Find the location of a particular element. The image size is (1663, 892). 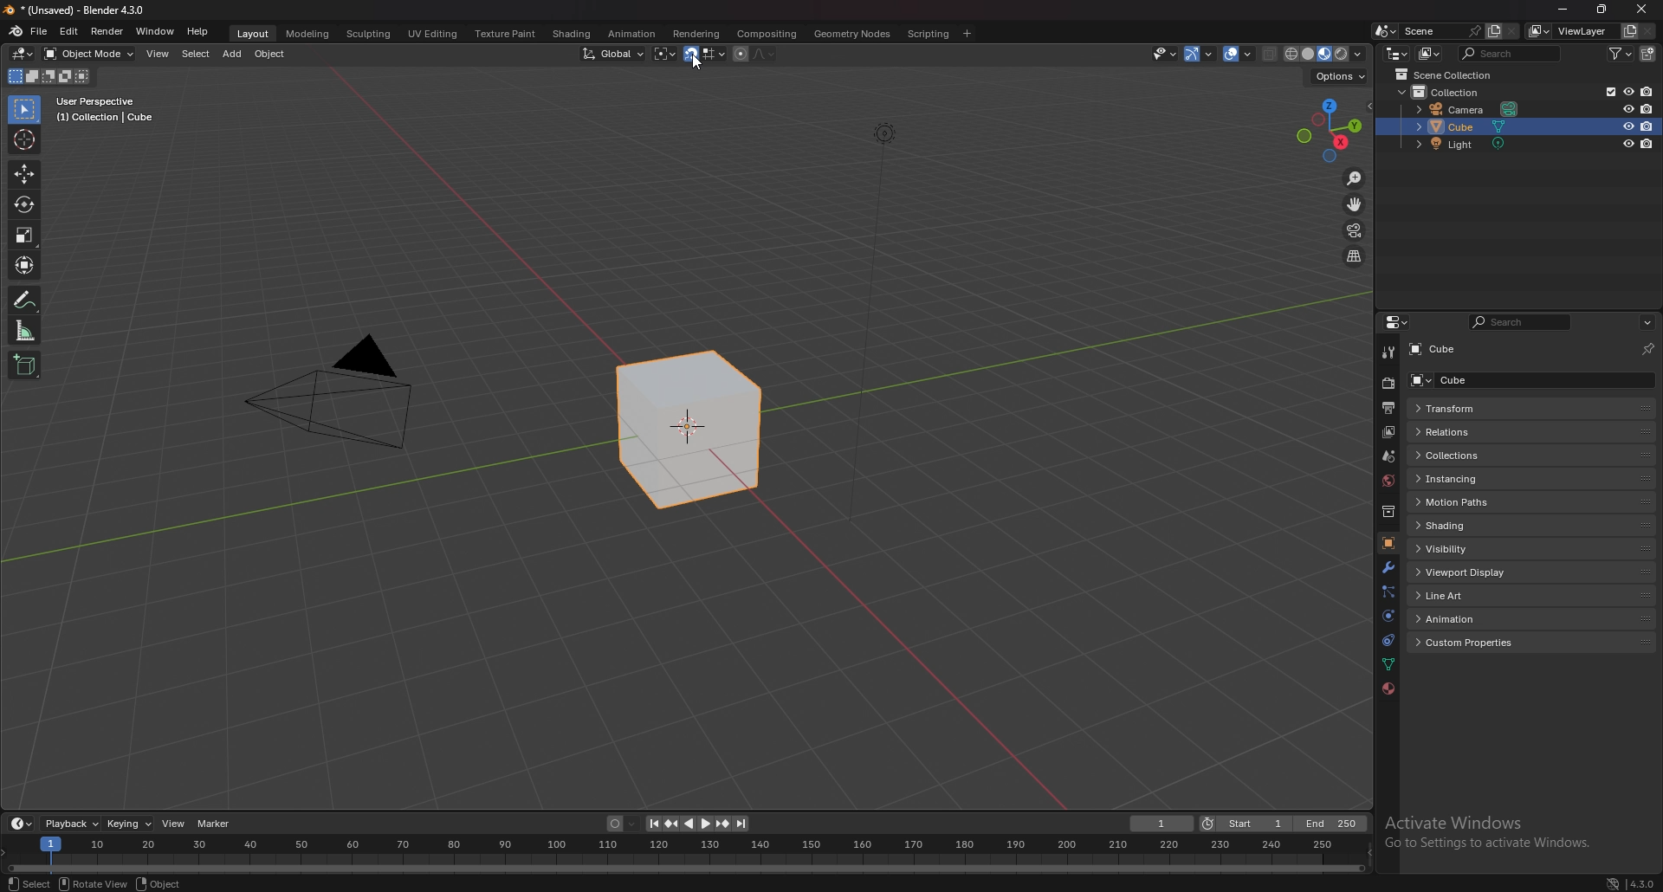

seek is located at coordinates (684, 853).